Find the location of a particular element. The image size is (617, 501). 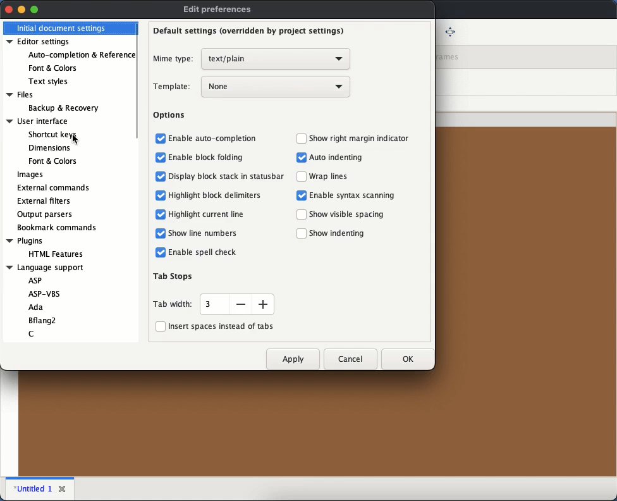

tab stops is located at coordinates (174, 276).